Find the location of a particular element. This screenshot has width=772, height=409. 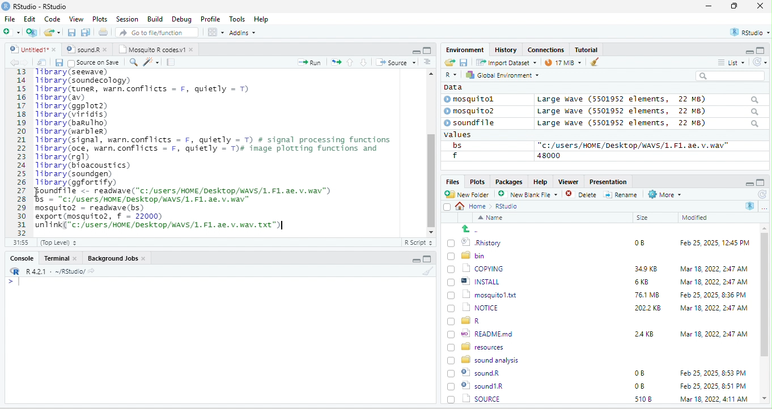

Files is located at coordinates (451, 181).